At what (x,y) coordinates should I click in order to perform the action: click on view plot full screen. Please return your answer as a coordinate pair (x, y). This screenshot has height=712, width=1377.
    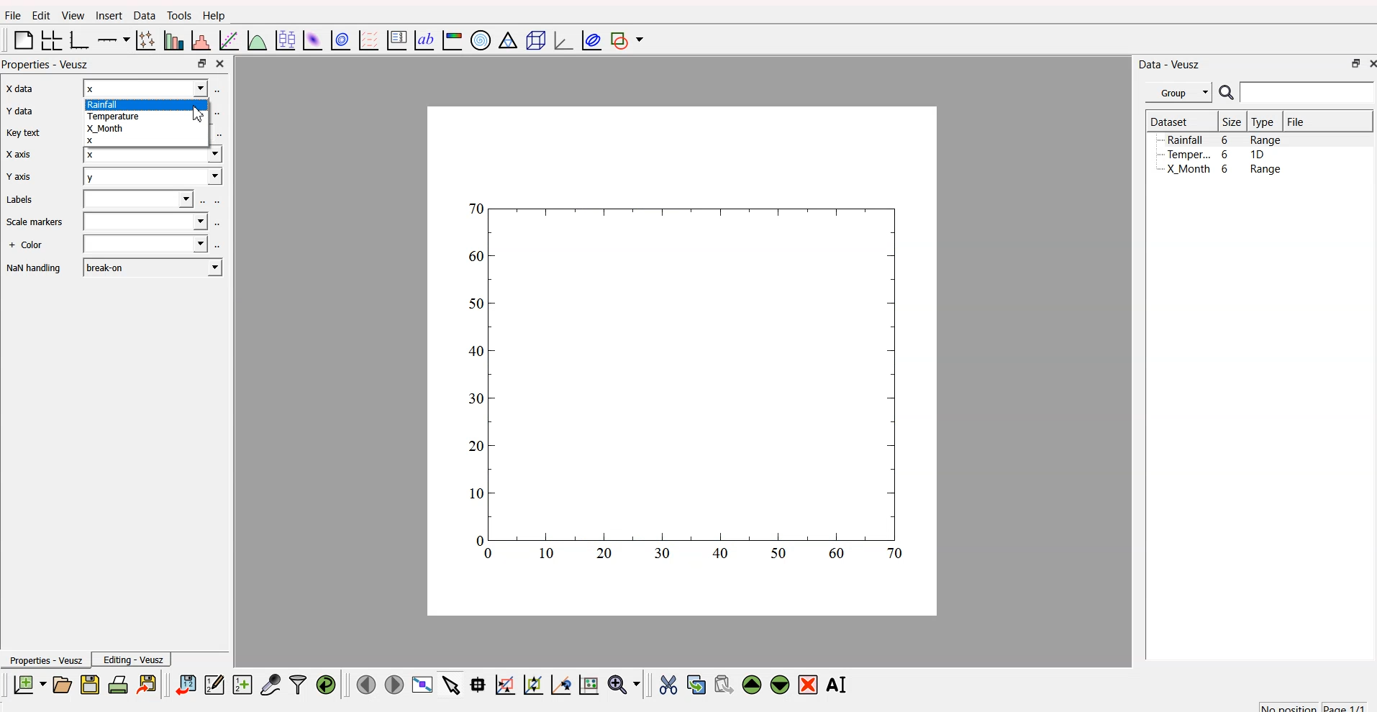
    Looking at the image, I should click on (422, 685).